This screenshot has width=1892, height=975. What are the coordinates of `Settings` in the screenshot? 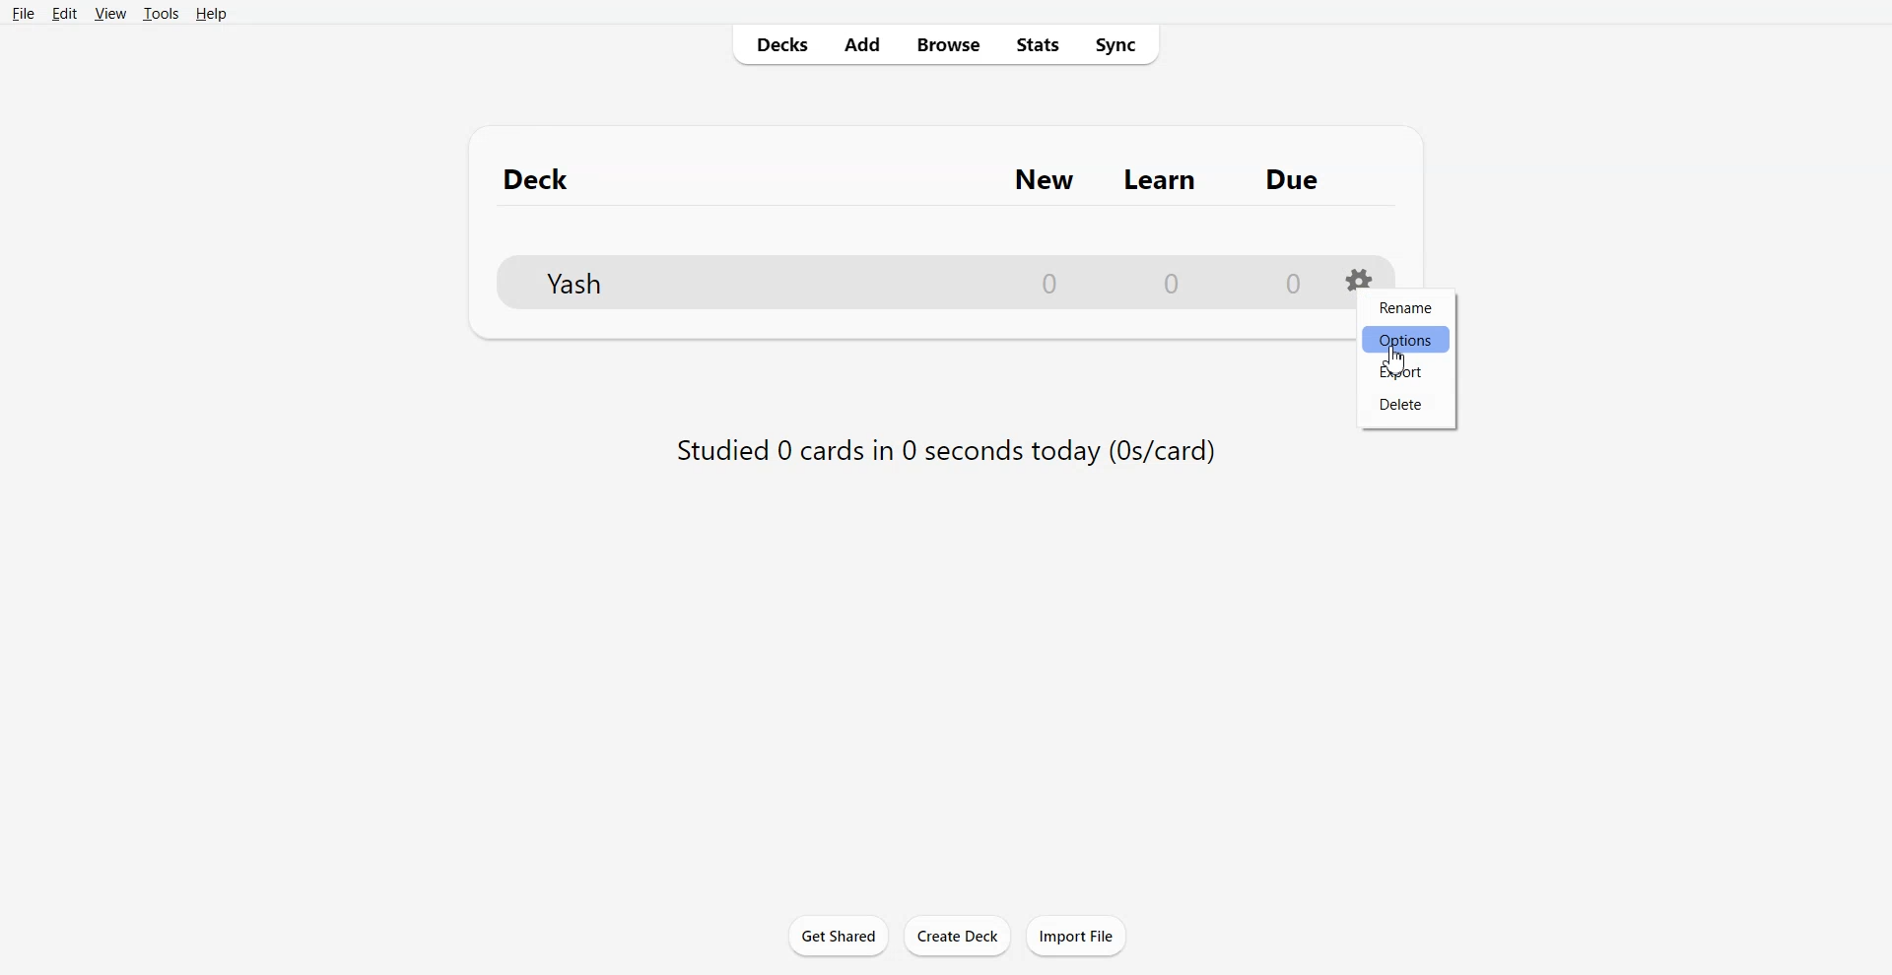 It's located at (1360, 274).